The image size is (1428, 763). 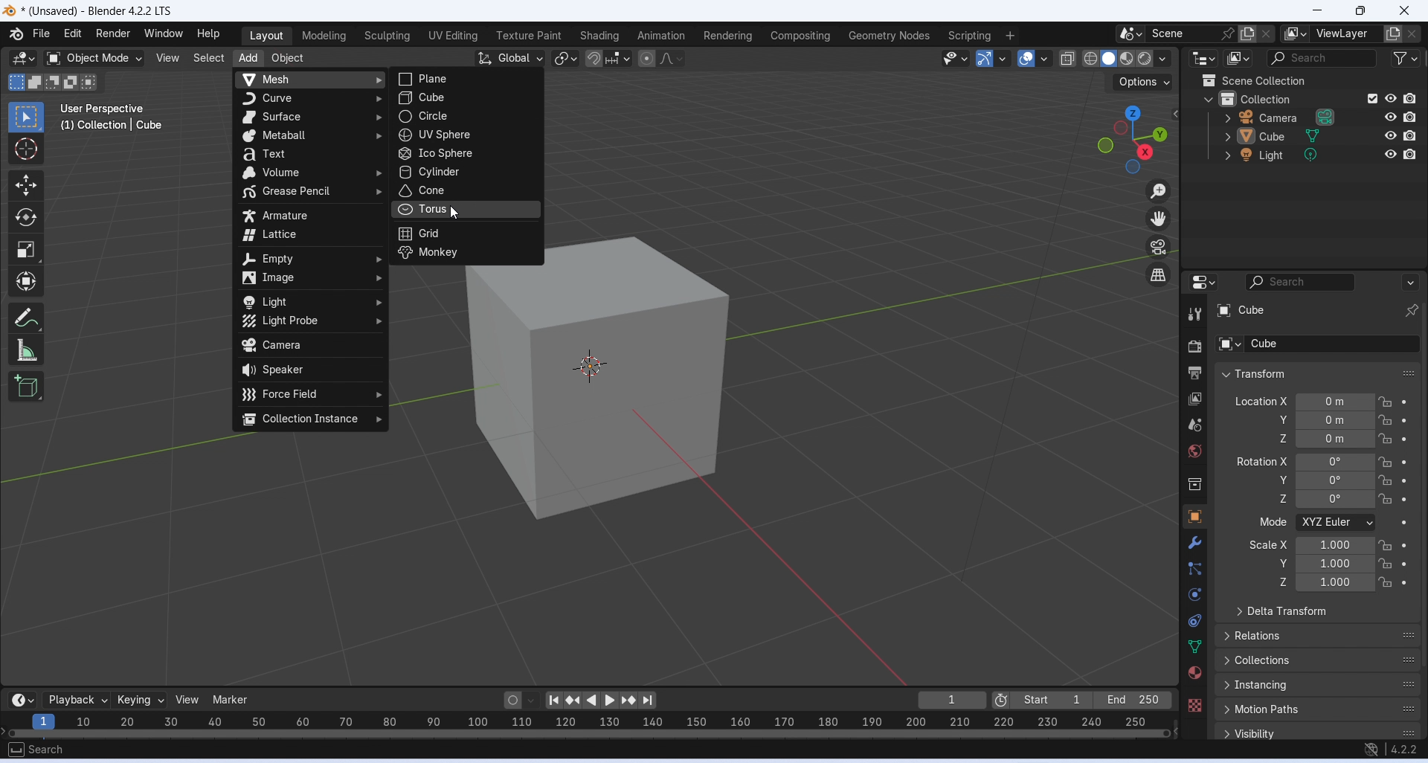 I want to click on light probe, so click(x=310, y=321).